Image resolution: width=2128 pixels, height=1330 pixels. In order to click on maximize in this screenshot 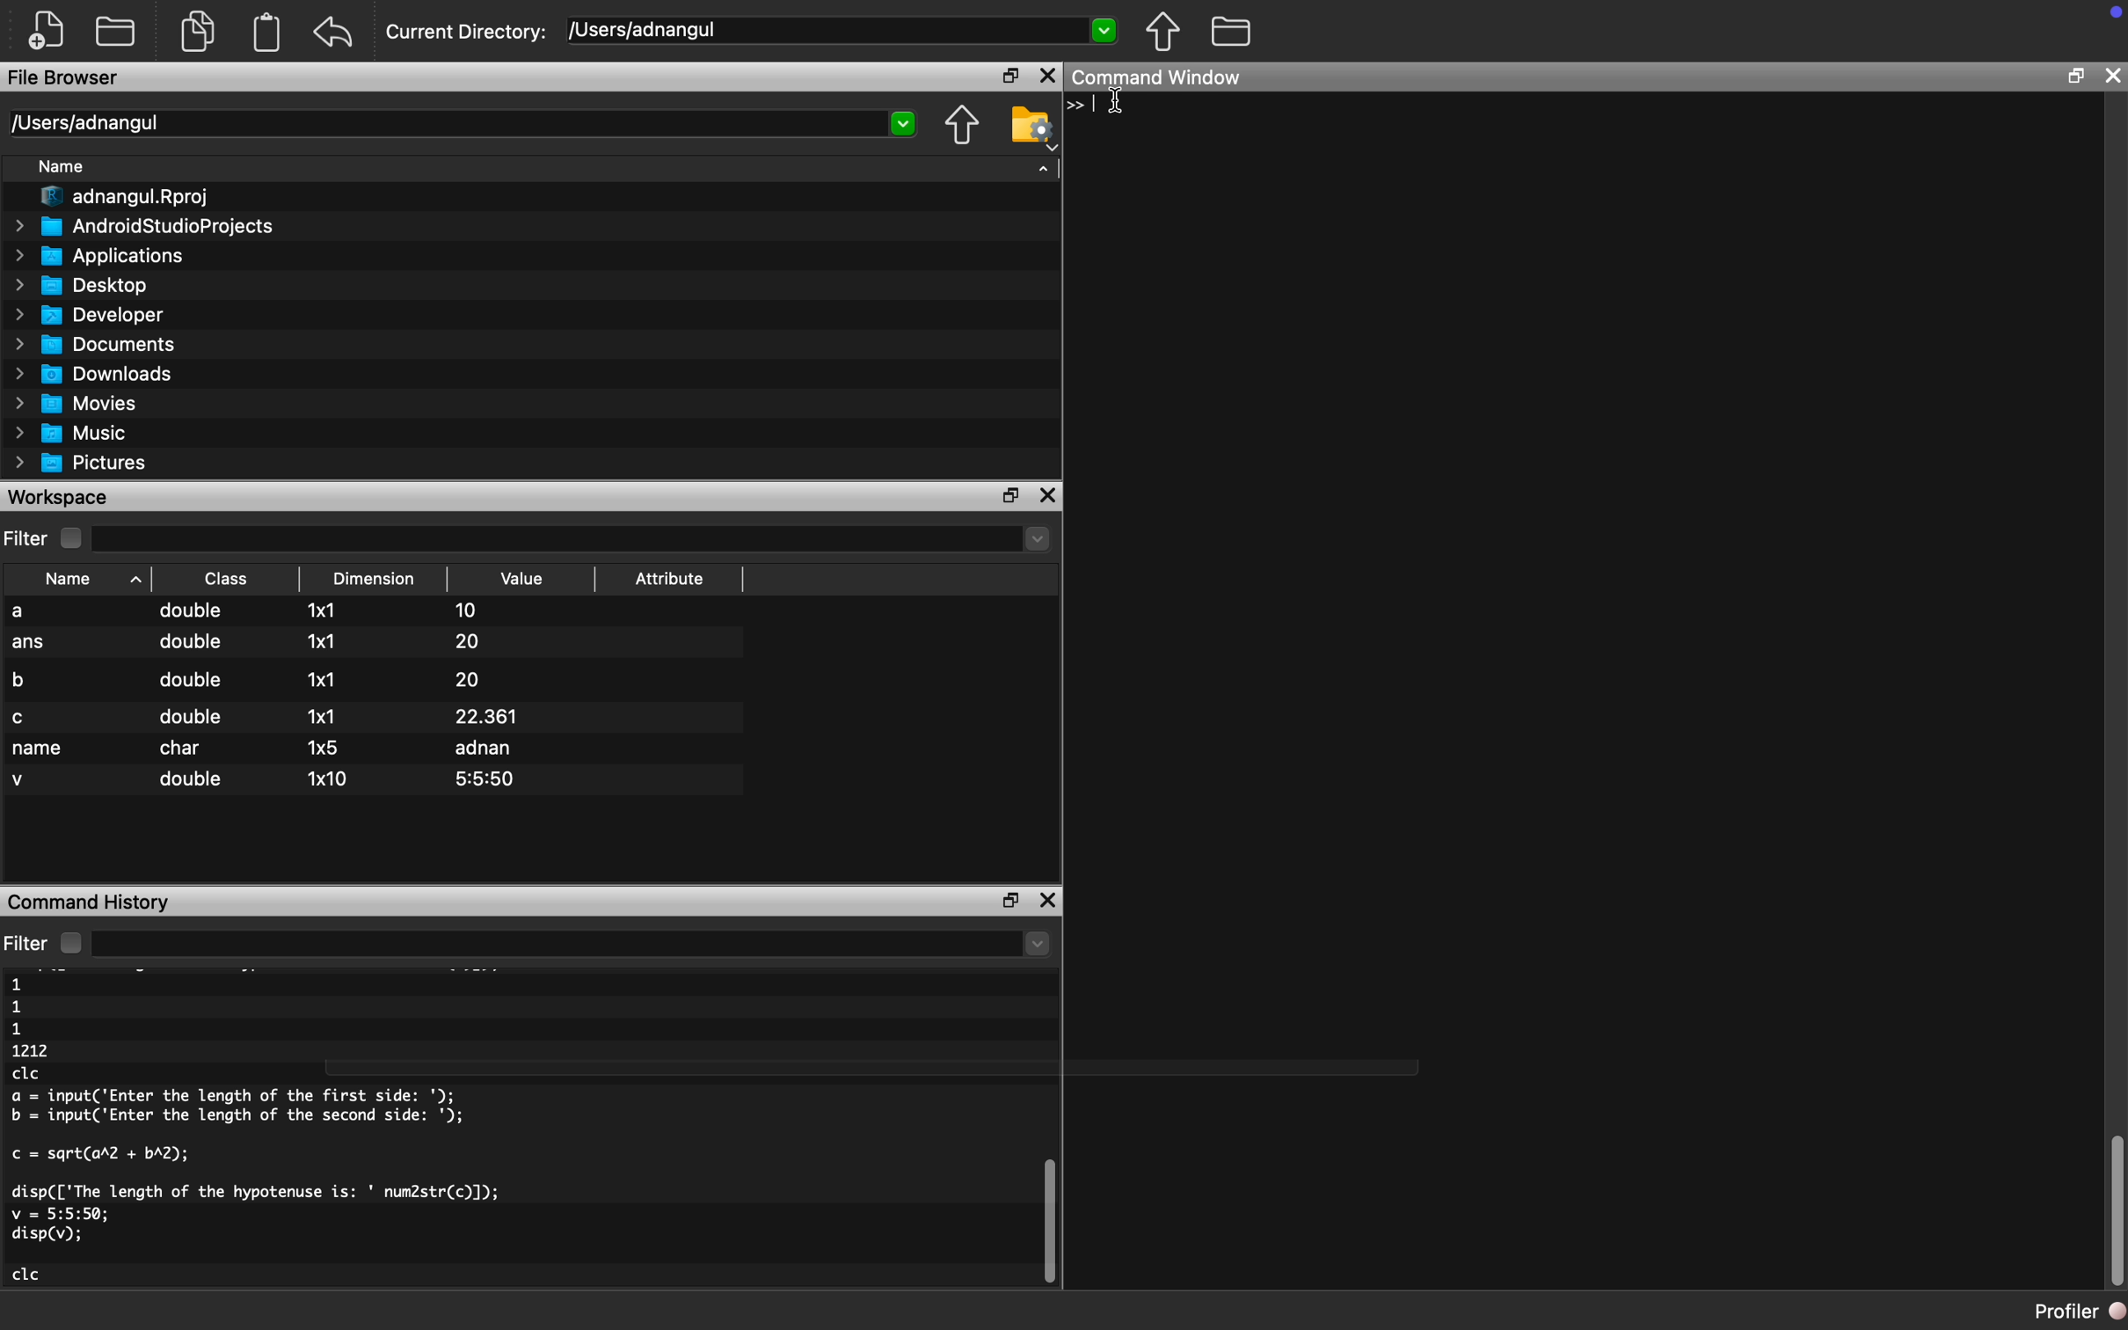, I will do `click(1009, 77)`.